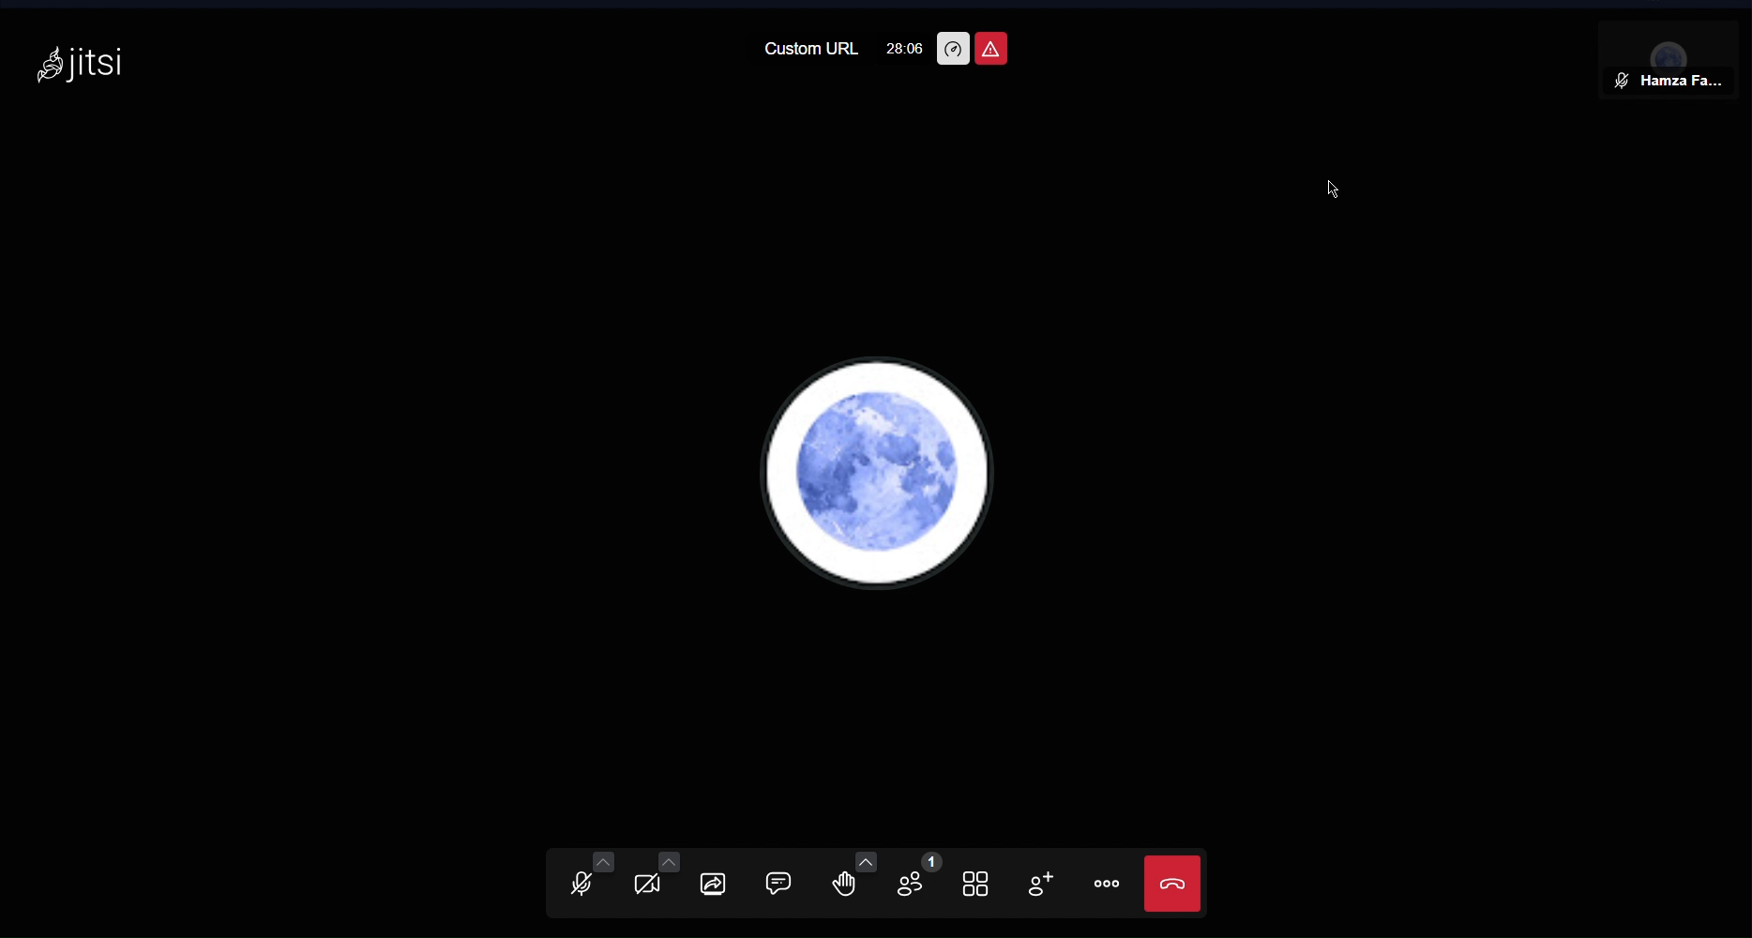  I want to click on Add Participant, so click(1046, 885).